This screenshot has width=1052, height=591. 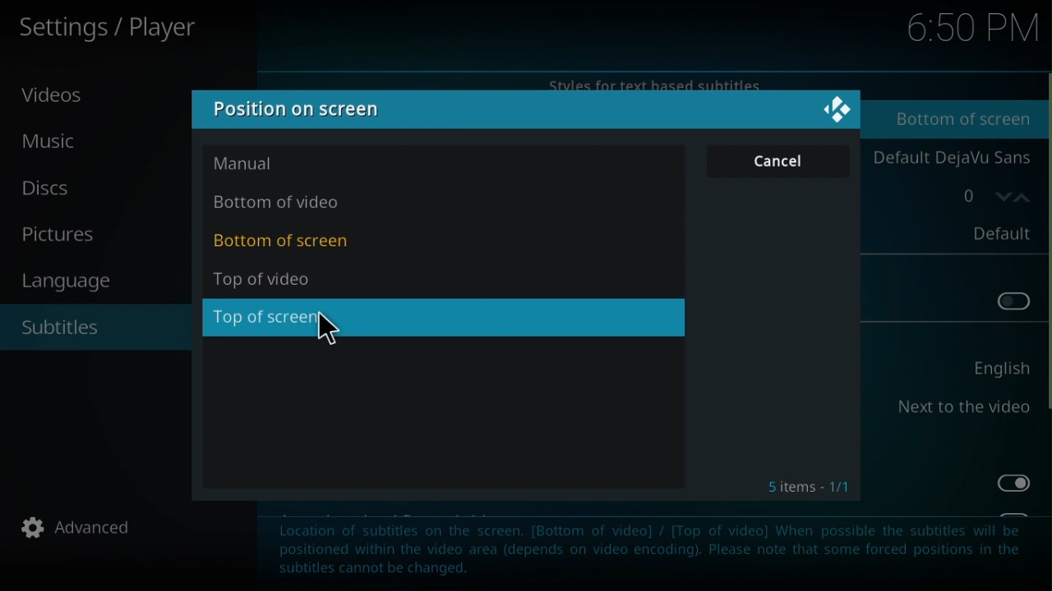 What do you see at coordinates (828, 110) in the screenshot?
I see `Logo` at bounding box center [828, 110].